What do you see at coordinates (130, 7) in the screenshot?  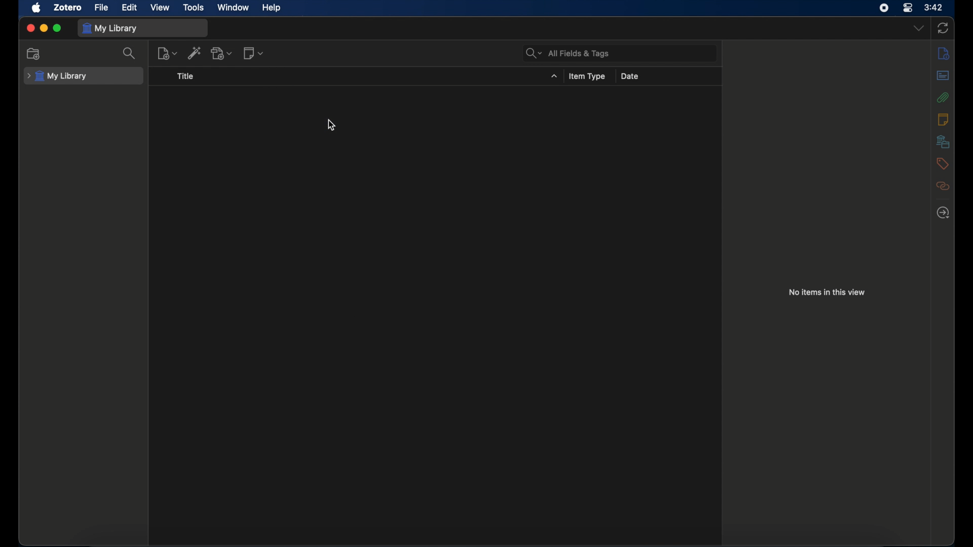 I see `edit` at bounding box center [130, 7].